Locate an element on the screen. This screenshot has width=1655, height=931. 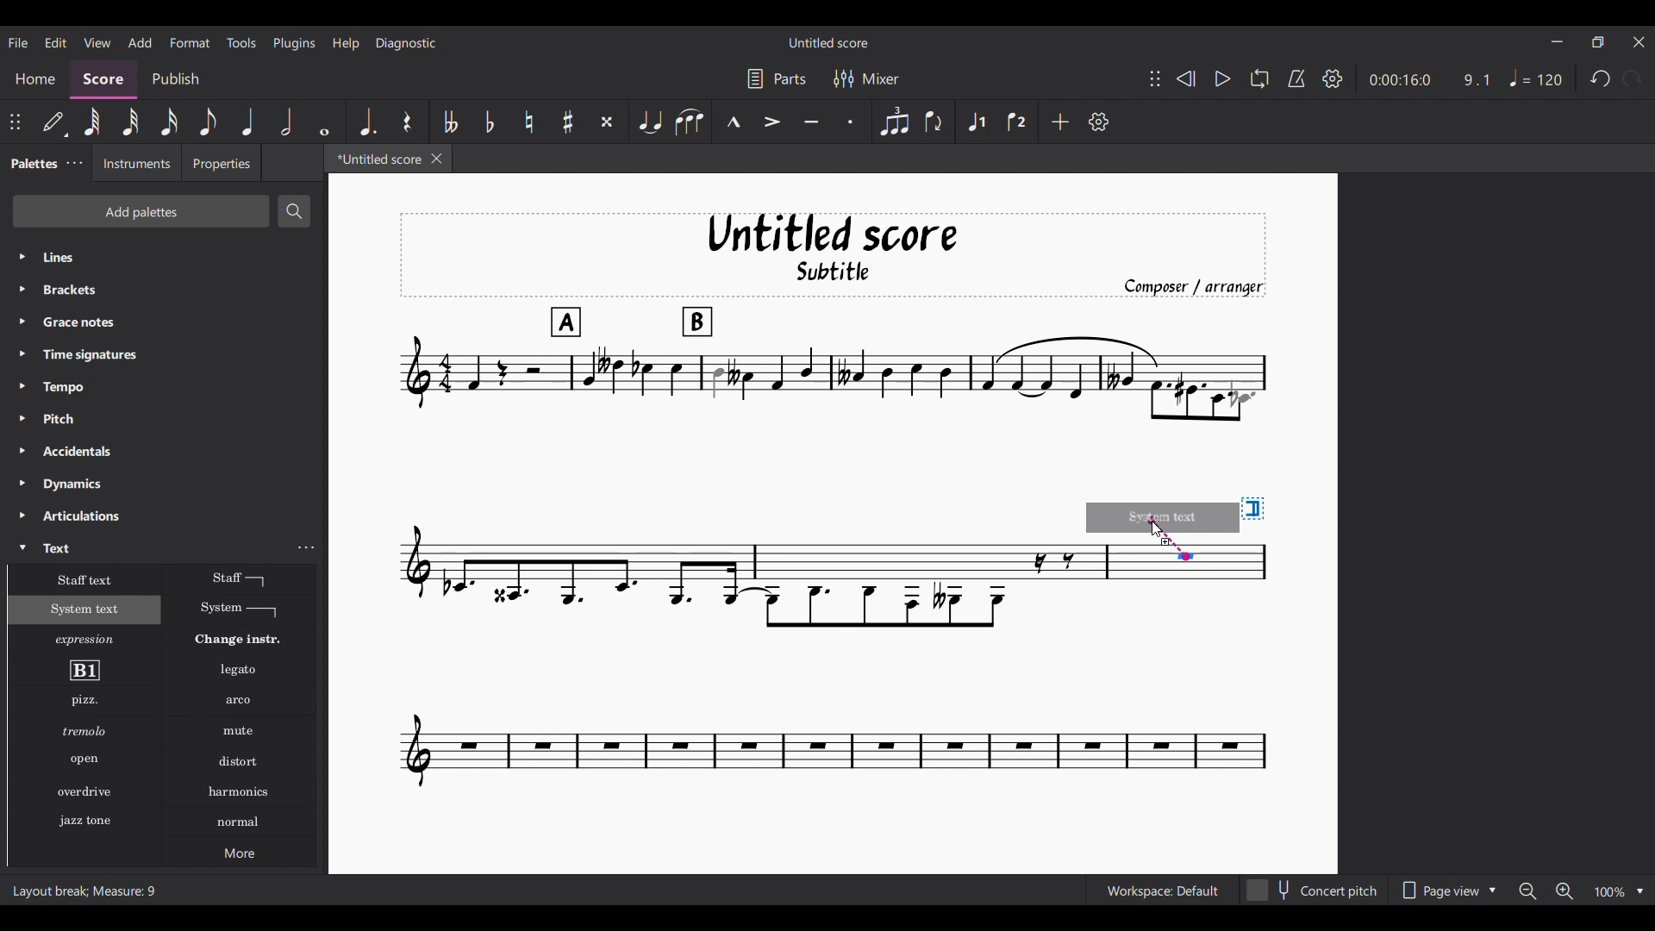
Mute is located at coordinates (239, 731).